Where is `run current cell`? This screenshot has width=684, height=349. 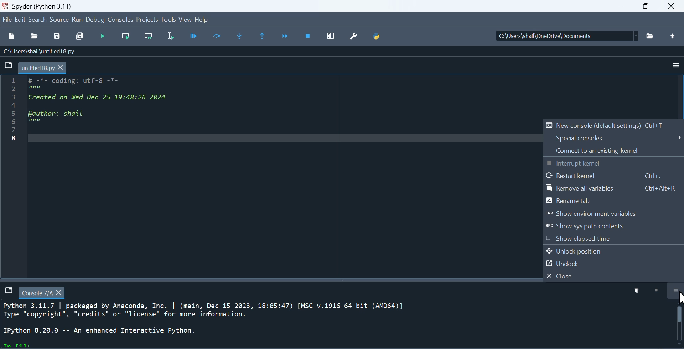
run current cell is located at coordinates (124, 37).